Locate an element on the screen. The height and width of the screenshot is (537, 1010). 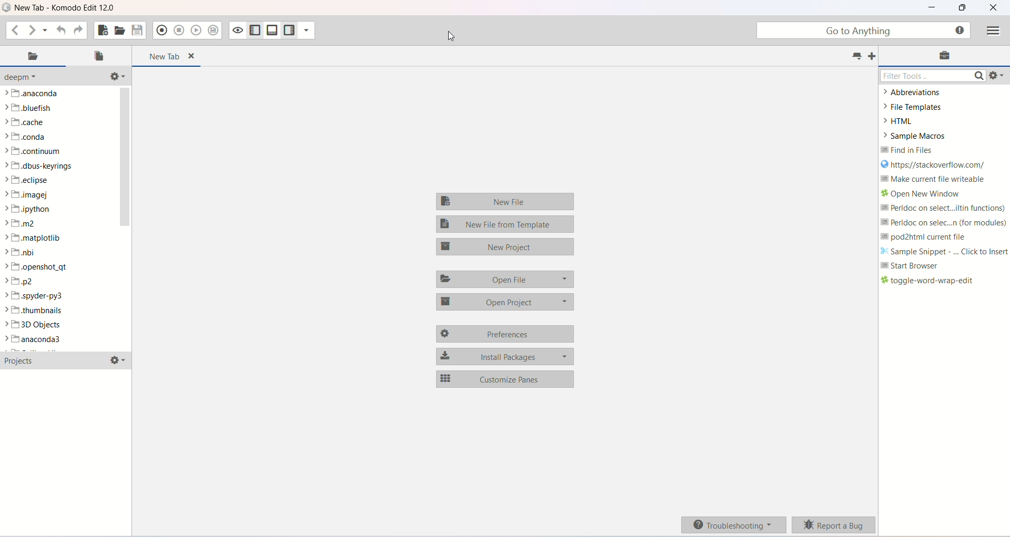
menu is located at coordinates (992, 32).